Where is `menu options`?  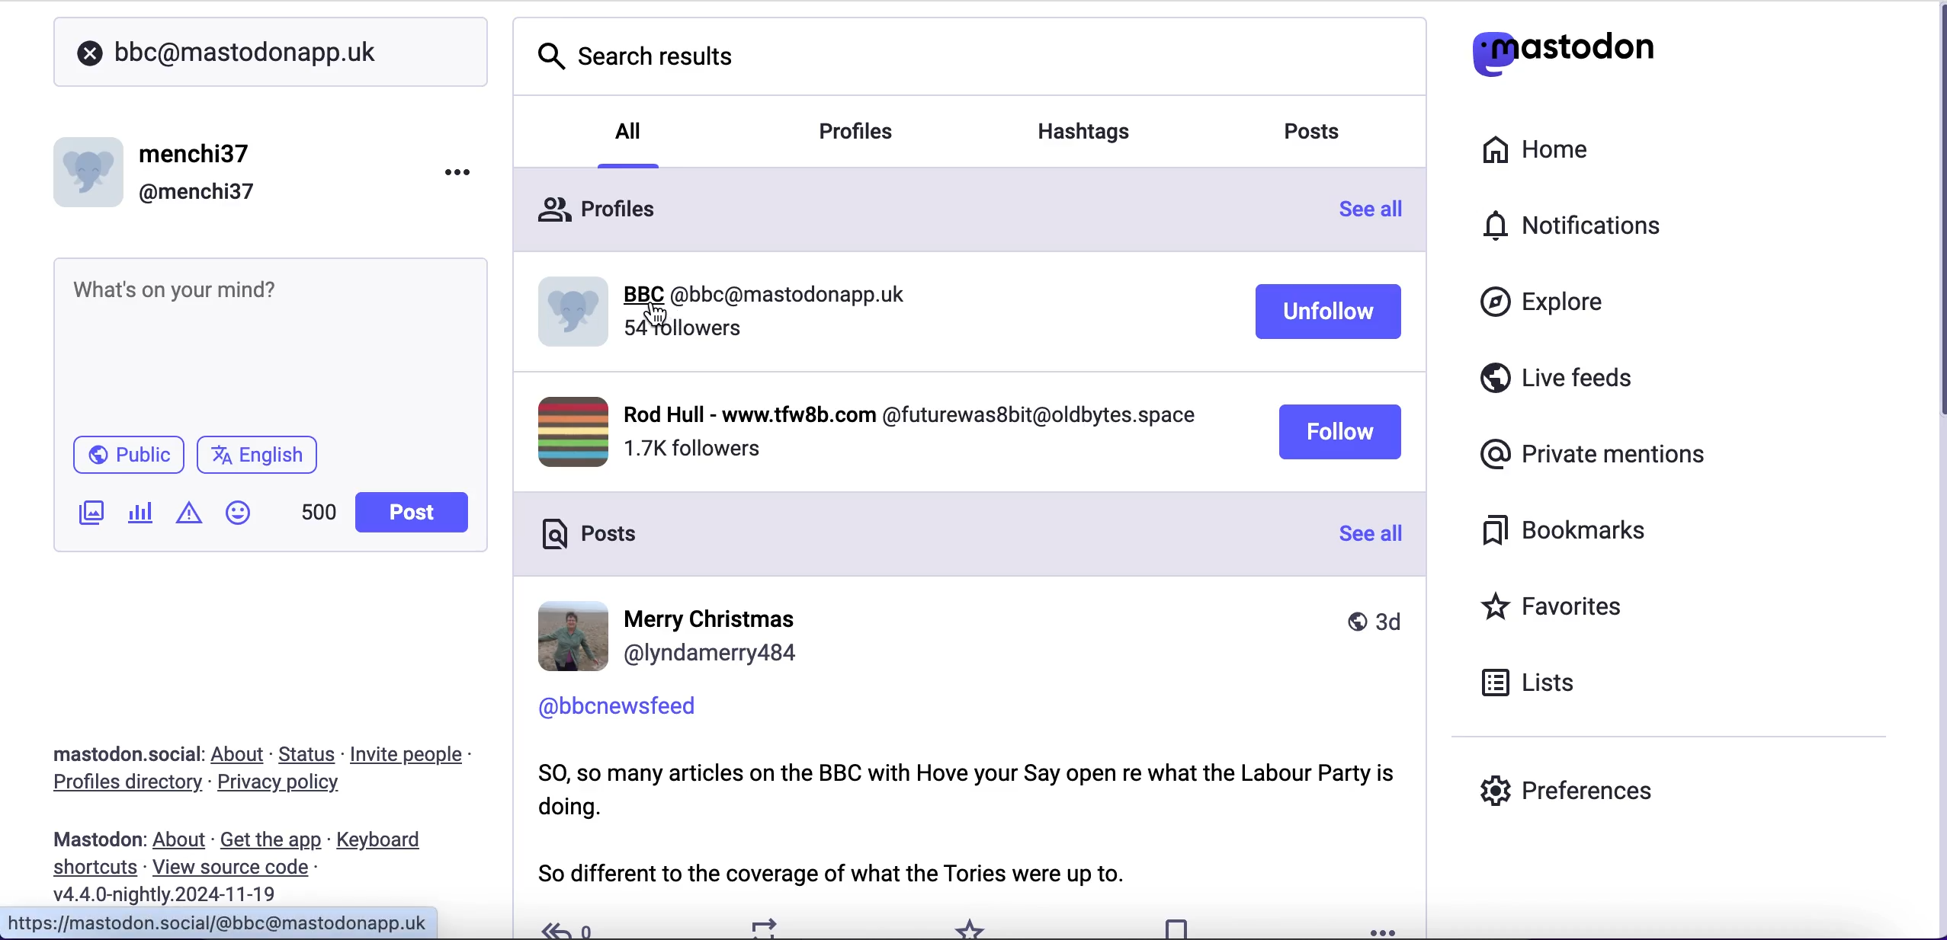
menu options is located at coordinates (463, 171).